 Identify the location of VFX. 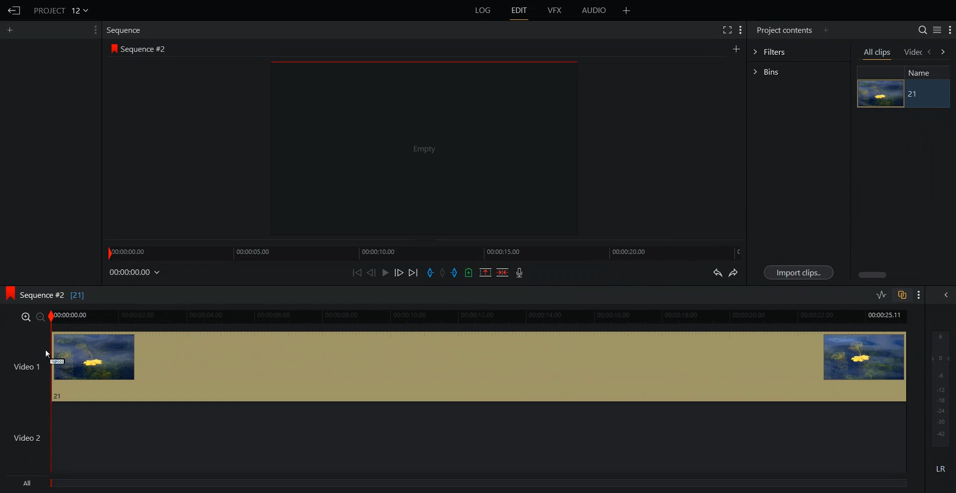
(556, 10).